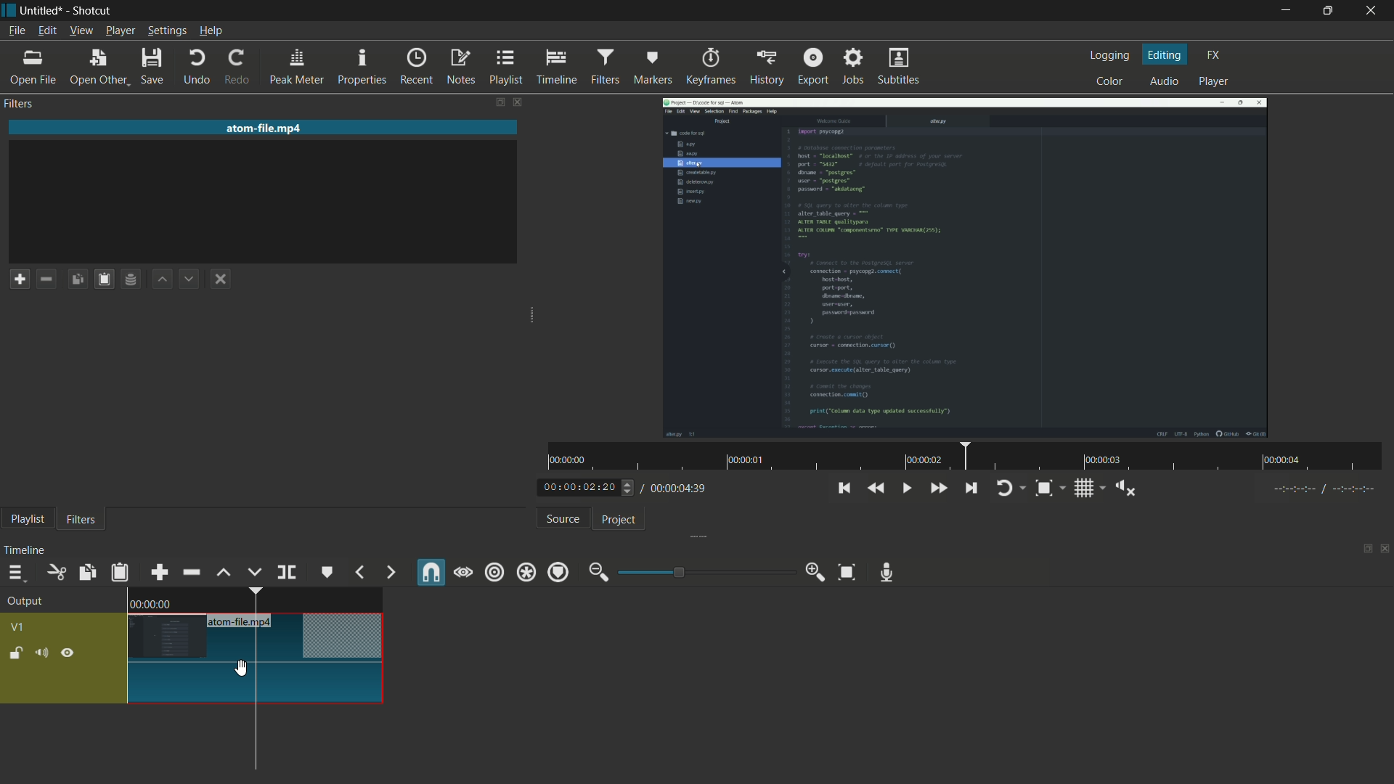 The height and width of the screenshot is (784, 1394). Describe the element at coordinates (1165, 80) in the screenshot. I see `audio` at that location.